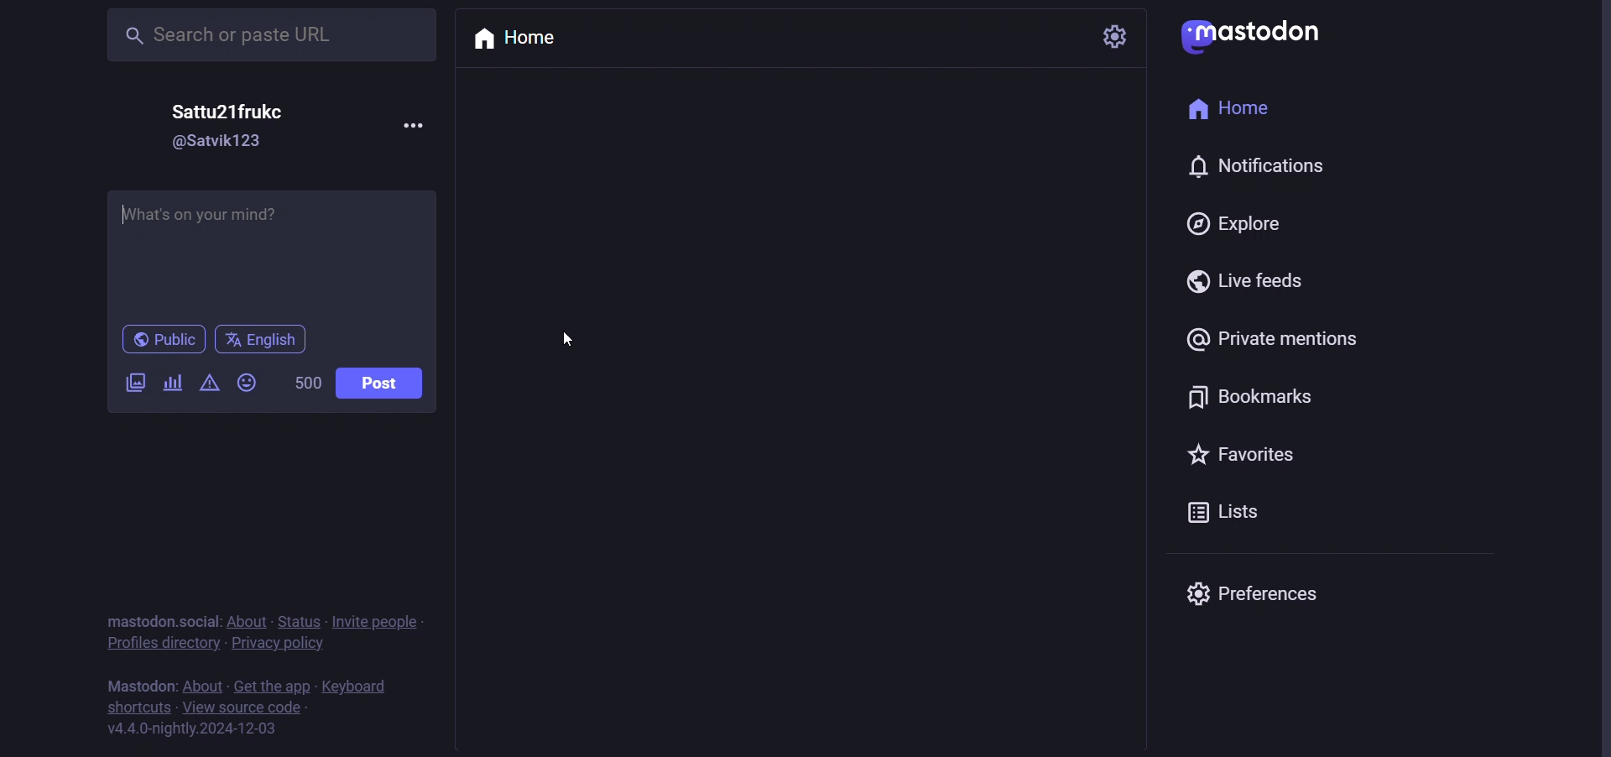 This screenshot has height=757, width=1611. I want to click on id, so click(217, 144).